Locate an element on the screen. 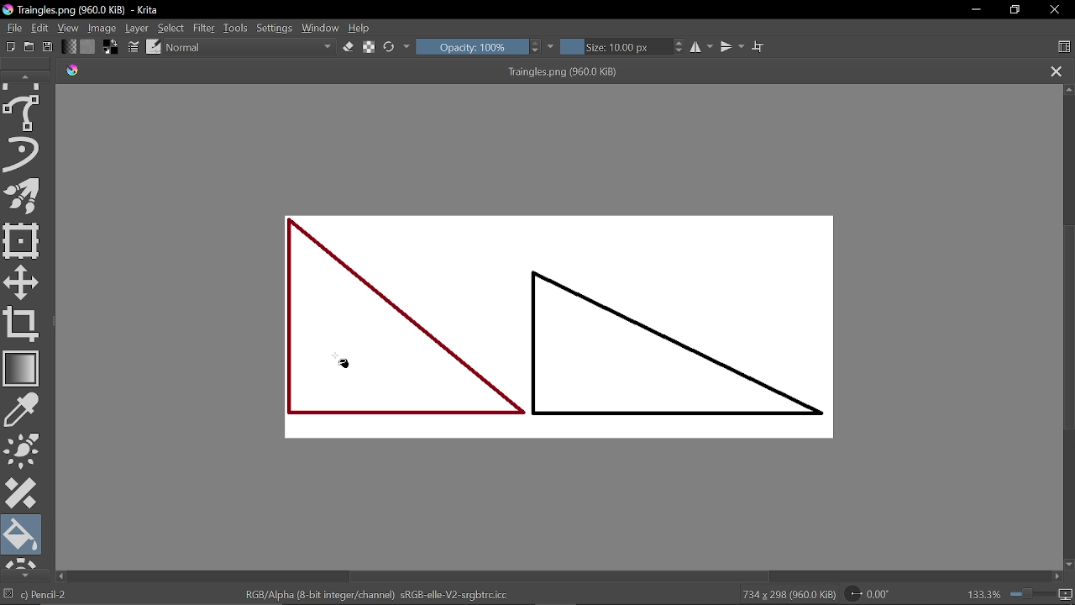 This screenshot has width=1075, height=605. app icon is located at coordinates (73, 71).